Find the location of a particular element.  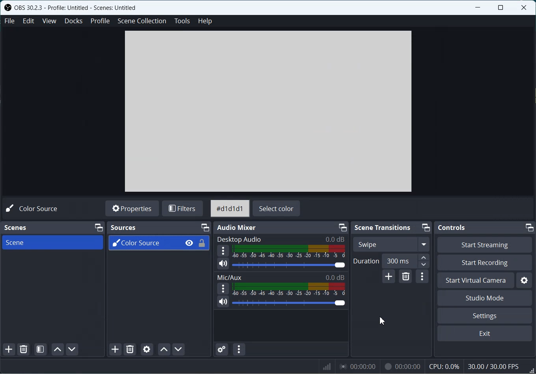

300 ms is located at coordinates (406, 261).